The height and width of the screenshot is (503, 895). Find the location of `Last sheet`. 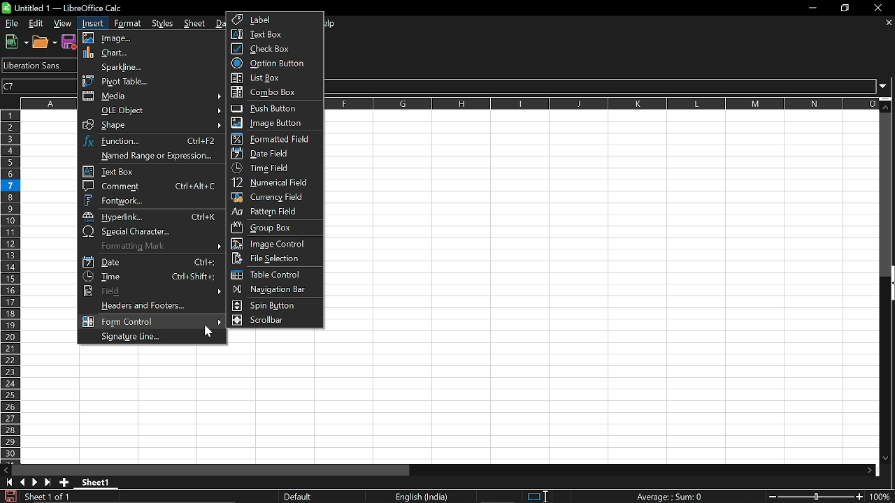

Last sheet is located at coordinates (48, 482).